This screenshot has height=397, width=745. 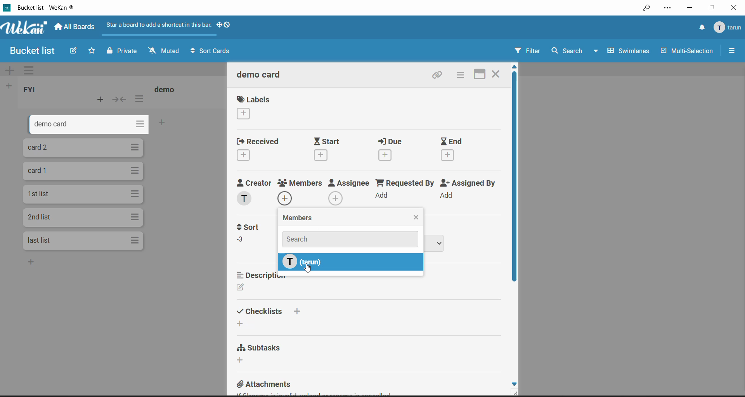 I want to click on click to star this board, so click(x=92, y=50).